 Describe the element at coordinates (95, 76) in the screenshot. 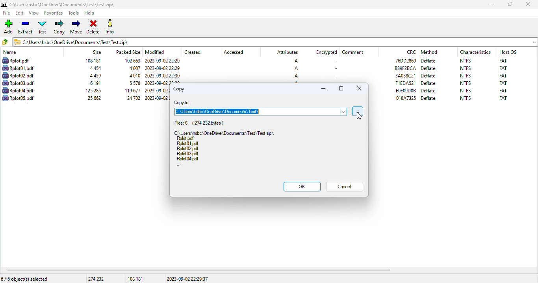

I see `size` at that location.